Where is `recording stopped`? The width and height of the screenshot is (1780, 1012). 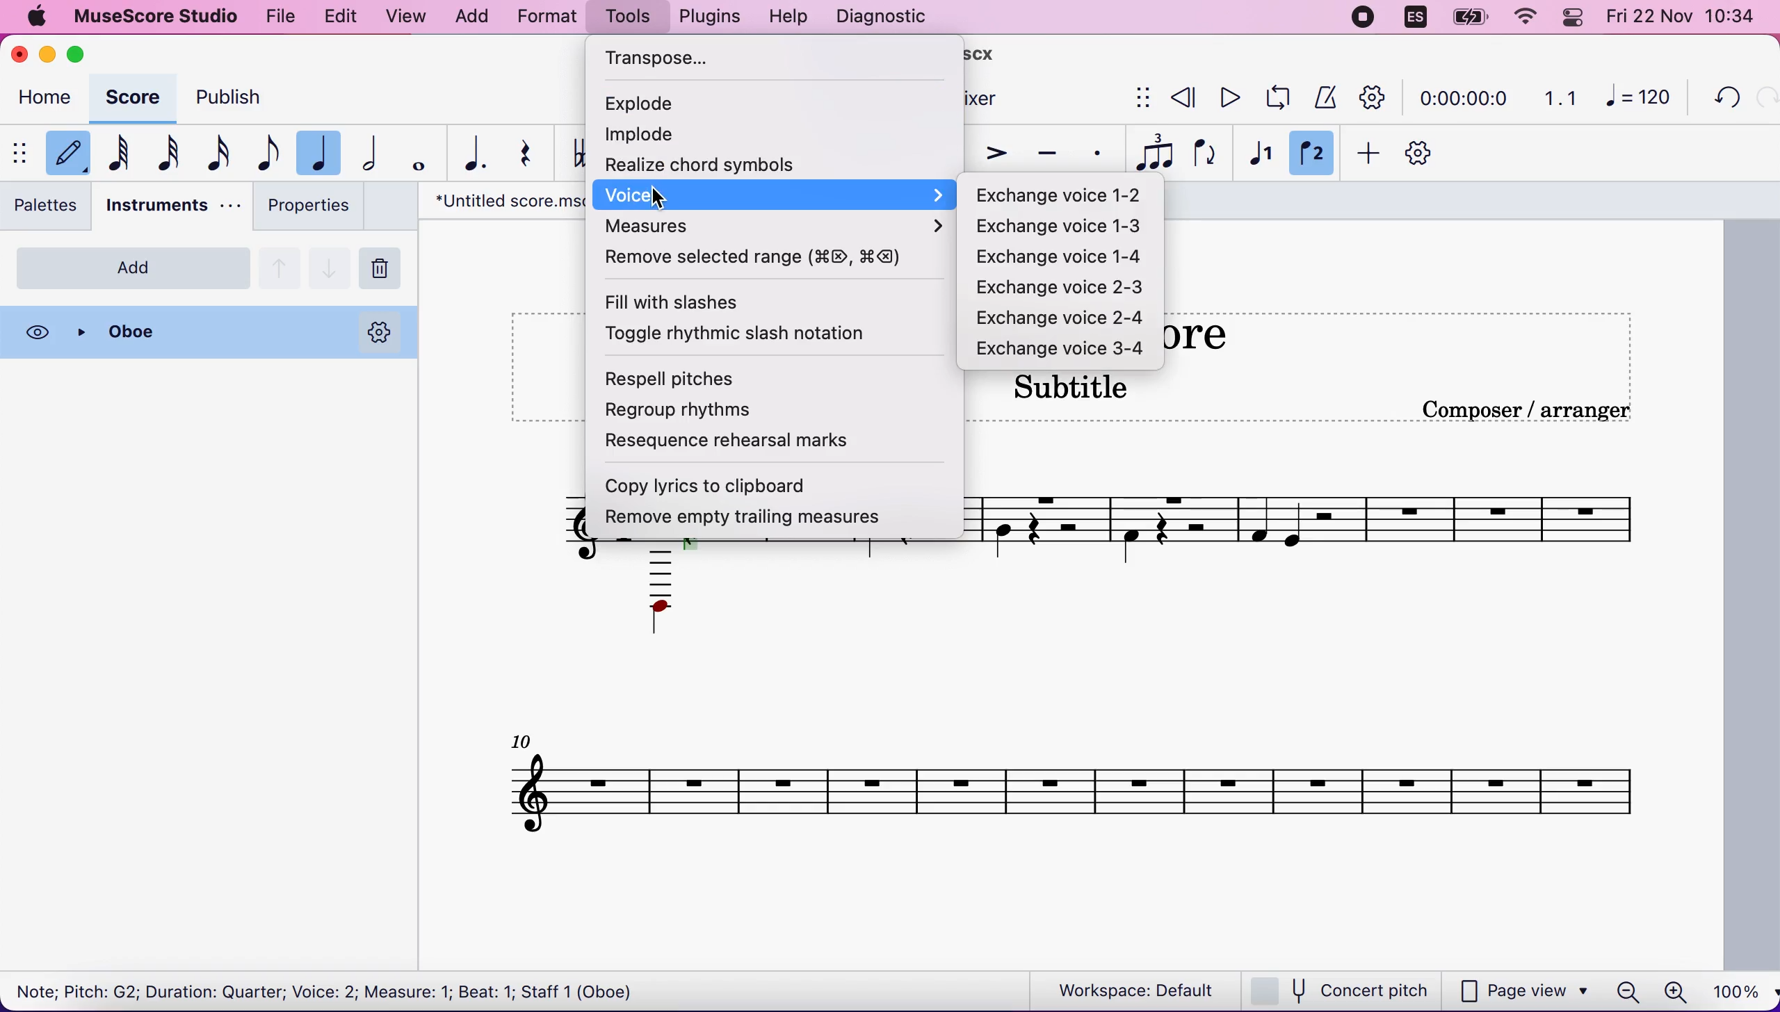
recording stopped is located at coordinates (1364, 19).